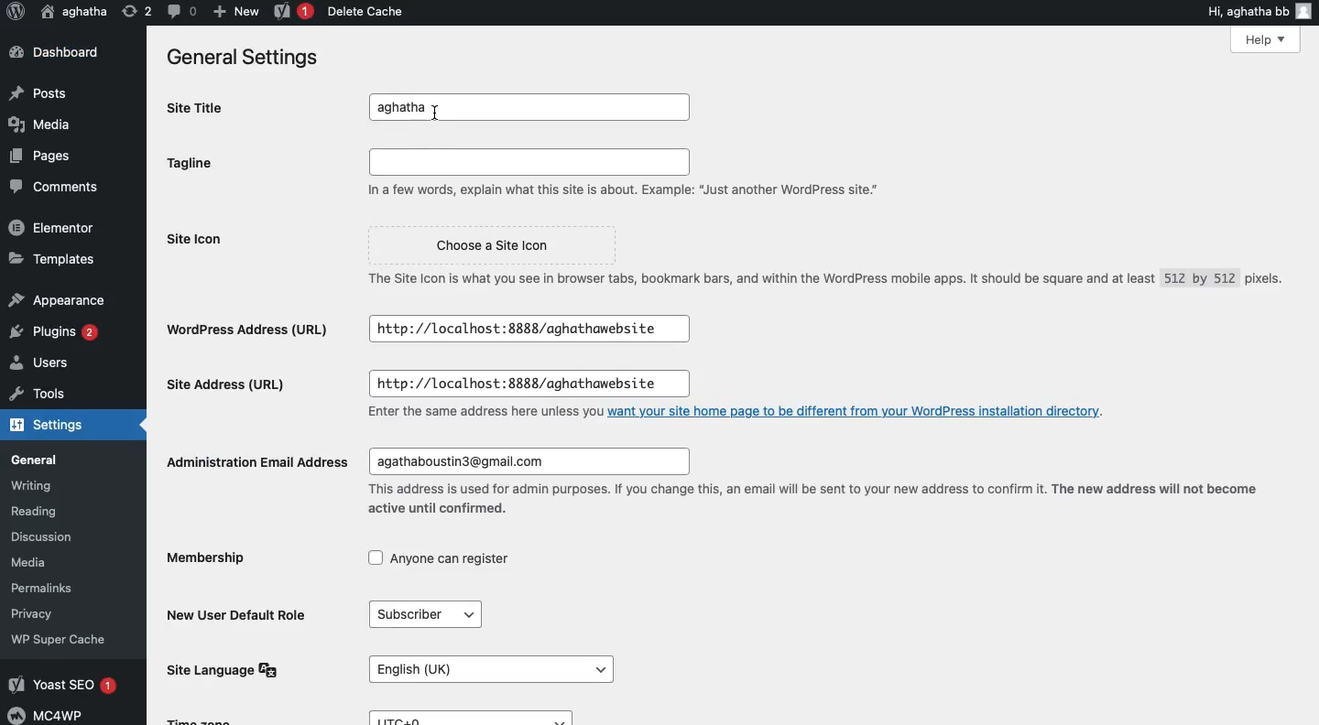 The width and height of the screenshot is (1319, 725). I want to click on http://localhost:8888/aghathawebsite, so click(530, 384).